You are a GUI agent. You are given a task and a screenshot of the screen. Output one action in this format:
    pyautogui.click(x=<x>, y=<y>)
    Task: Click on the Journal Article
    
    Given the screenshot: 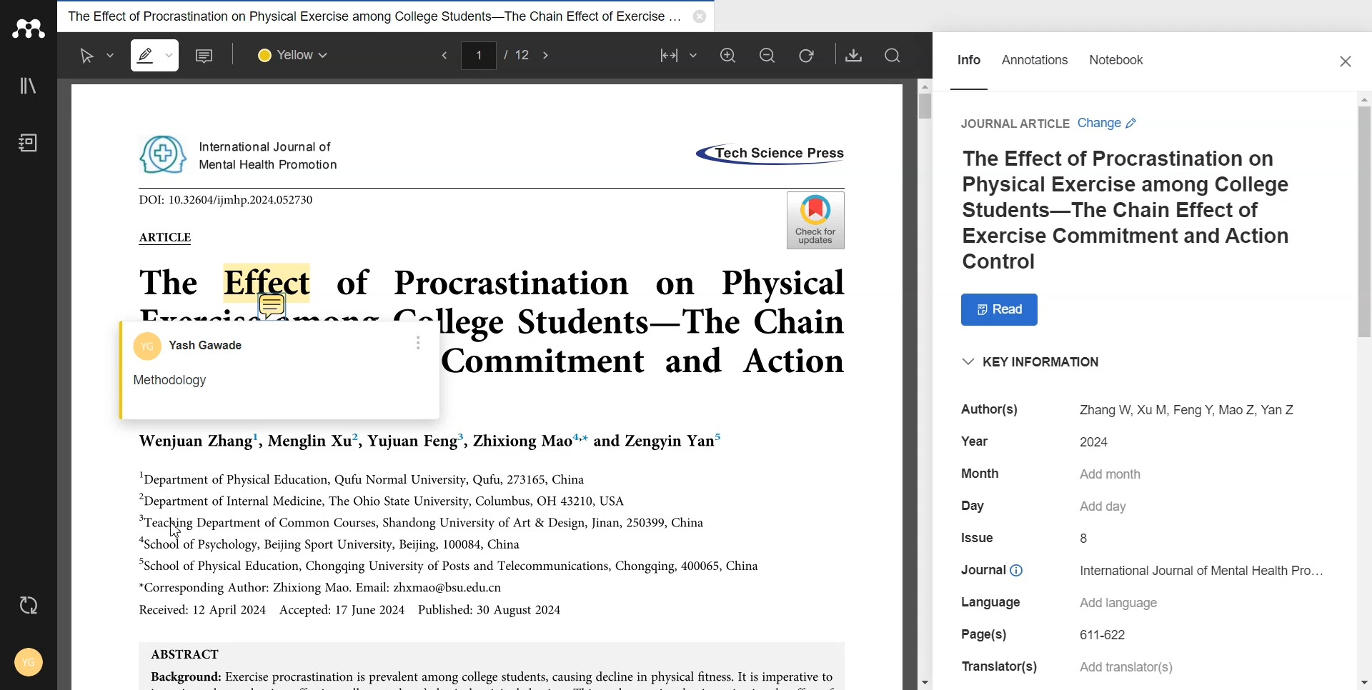 What is the action you would take?
    pyautogui.click(x=1013, y=124)
    